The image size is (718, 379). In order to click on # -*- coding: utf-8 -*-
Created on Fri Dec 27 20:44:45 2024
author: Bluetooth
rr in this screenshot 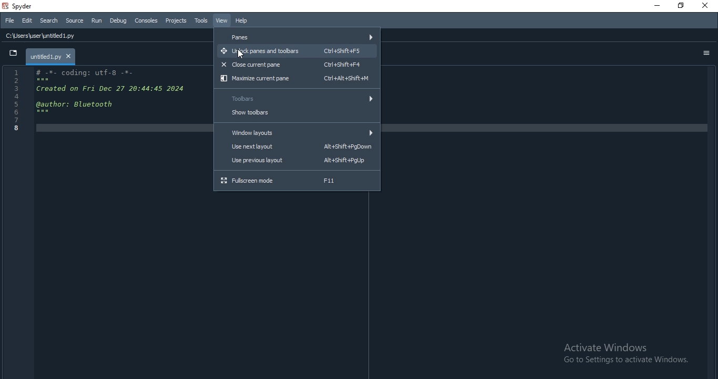, I will do `click(103, 101)`.